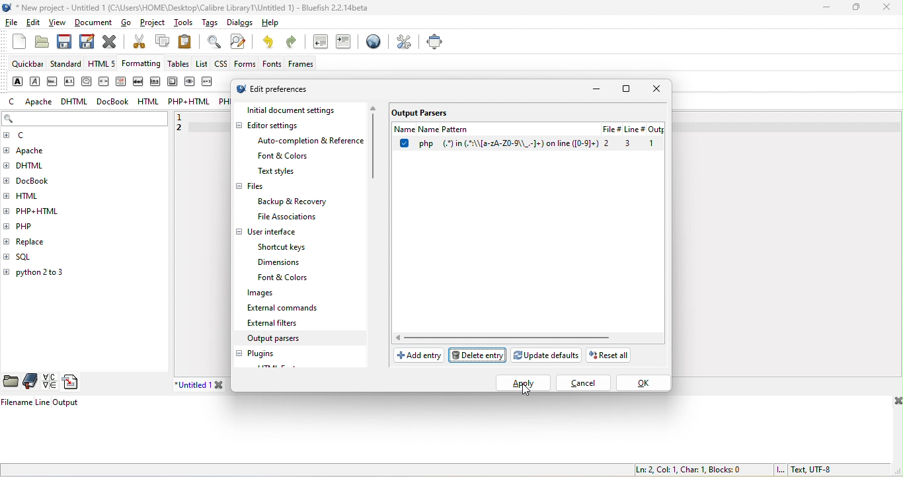 This screenshot has width=903, height=477. I want to click on cut, so click(137, 43).